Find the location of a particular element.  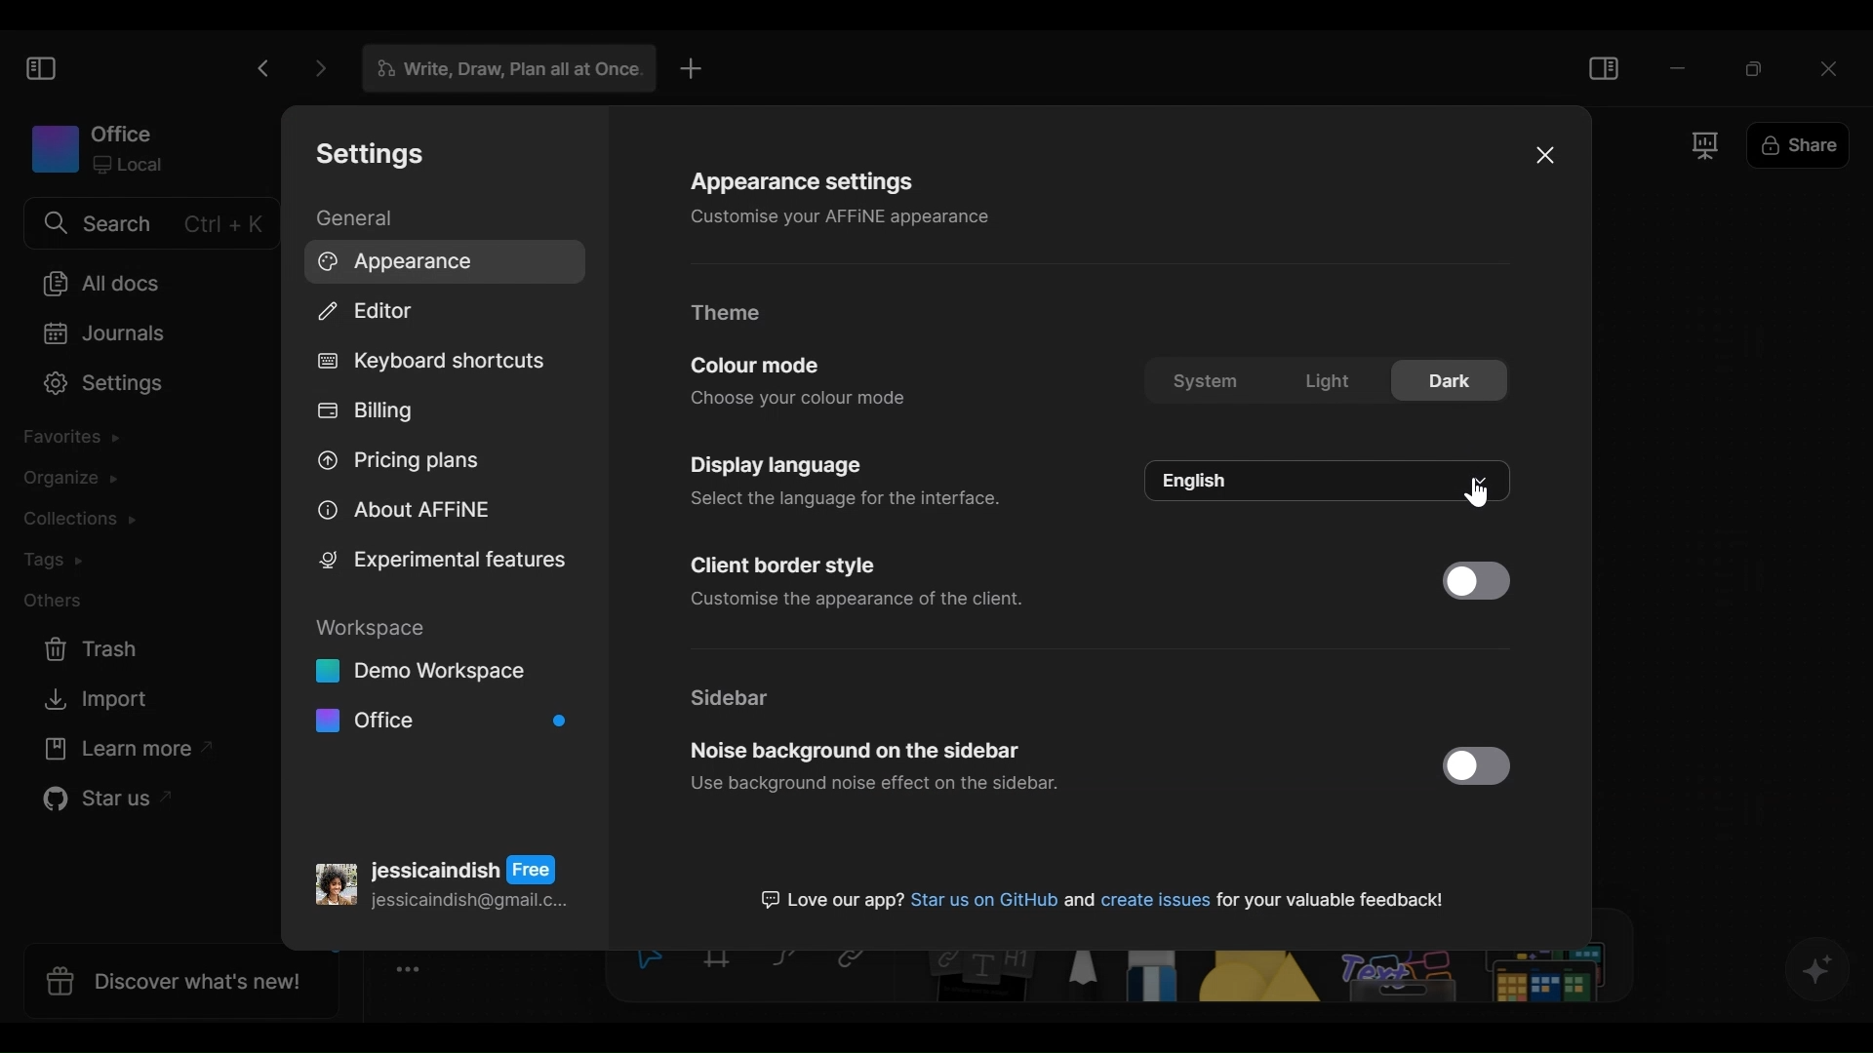

Settings is located at coordinates (96, 385).